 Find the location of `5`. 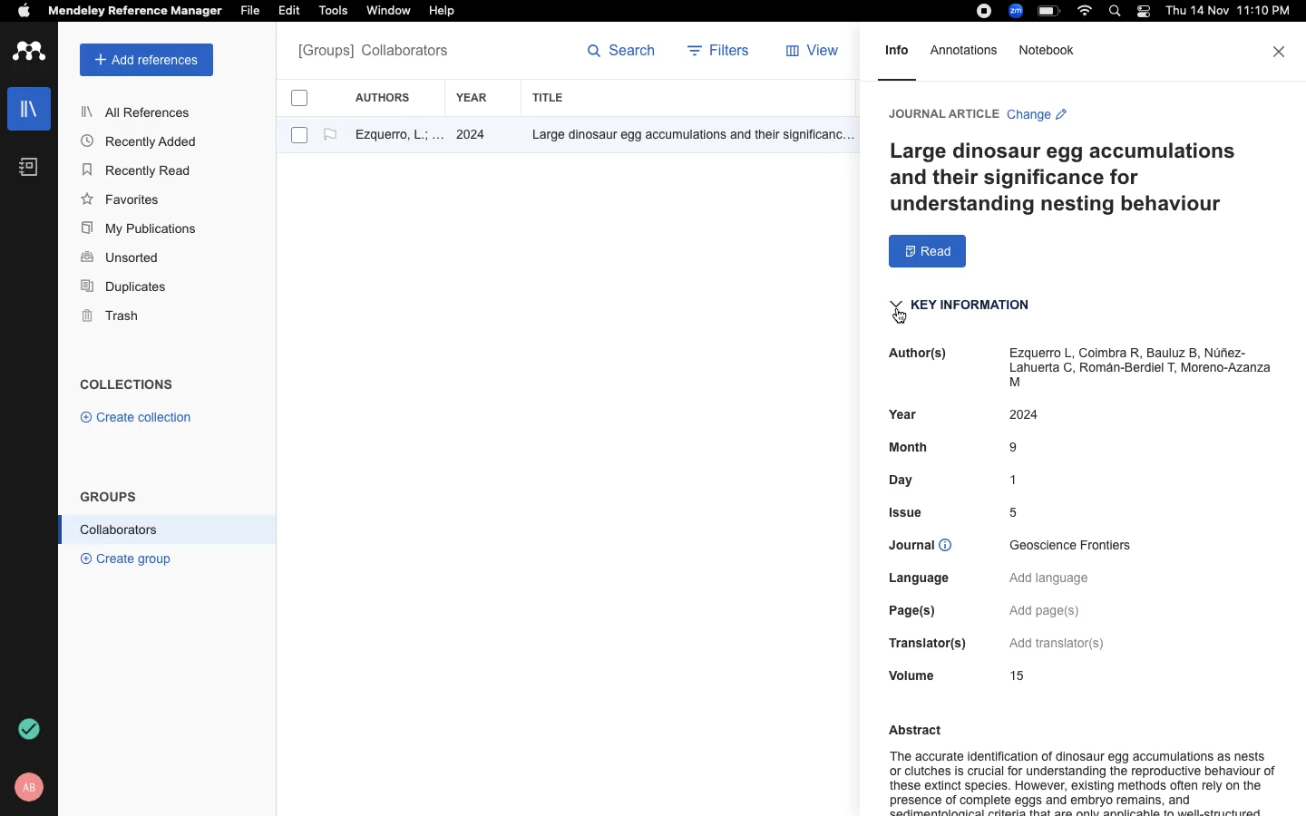

5 is located at coordinates (1020, 513).